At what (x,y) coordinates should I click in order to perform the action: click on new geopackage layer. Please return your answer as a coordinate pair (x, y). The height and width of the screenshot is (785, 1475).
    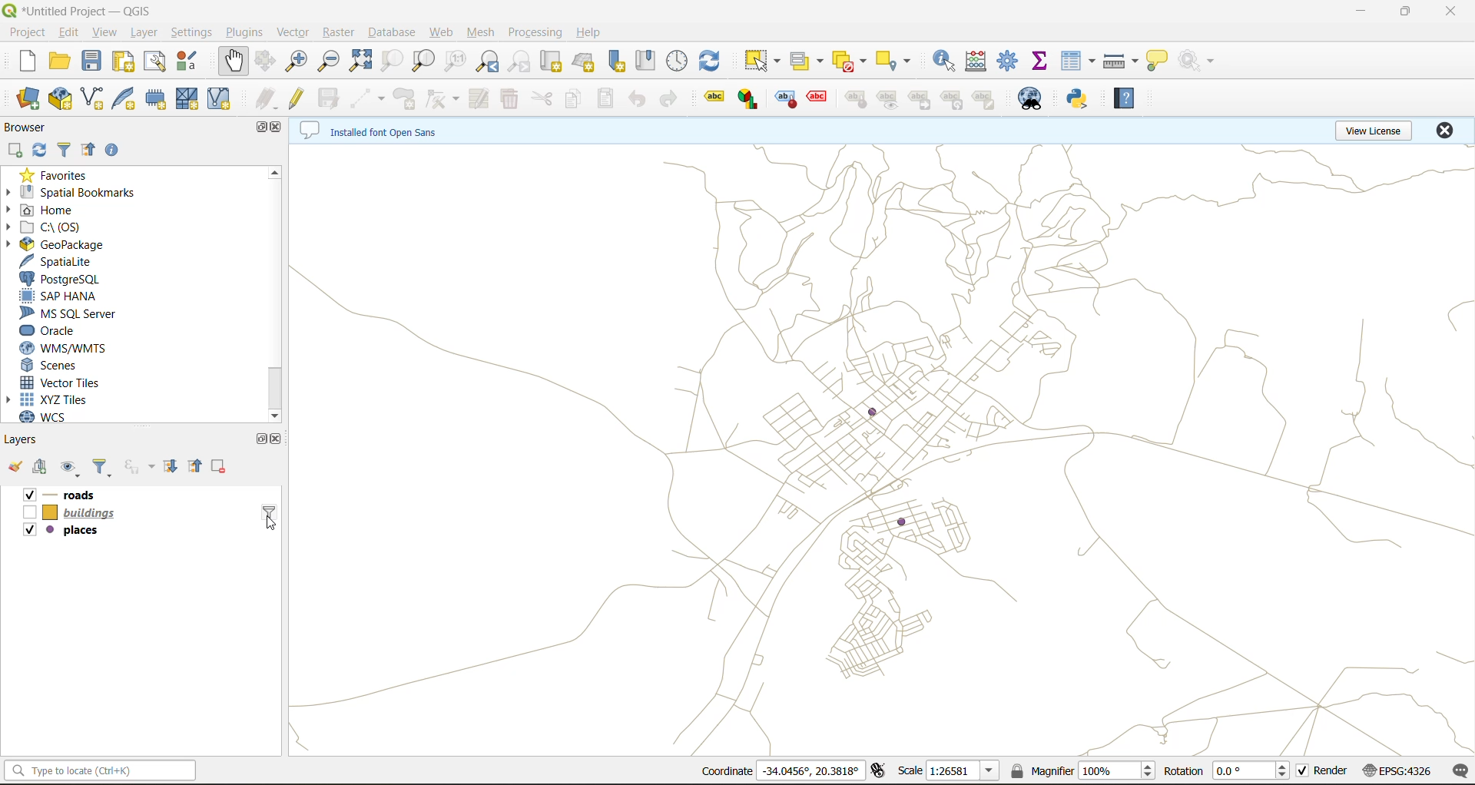
    Looking at the image, I should click on (60, 99).